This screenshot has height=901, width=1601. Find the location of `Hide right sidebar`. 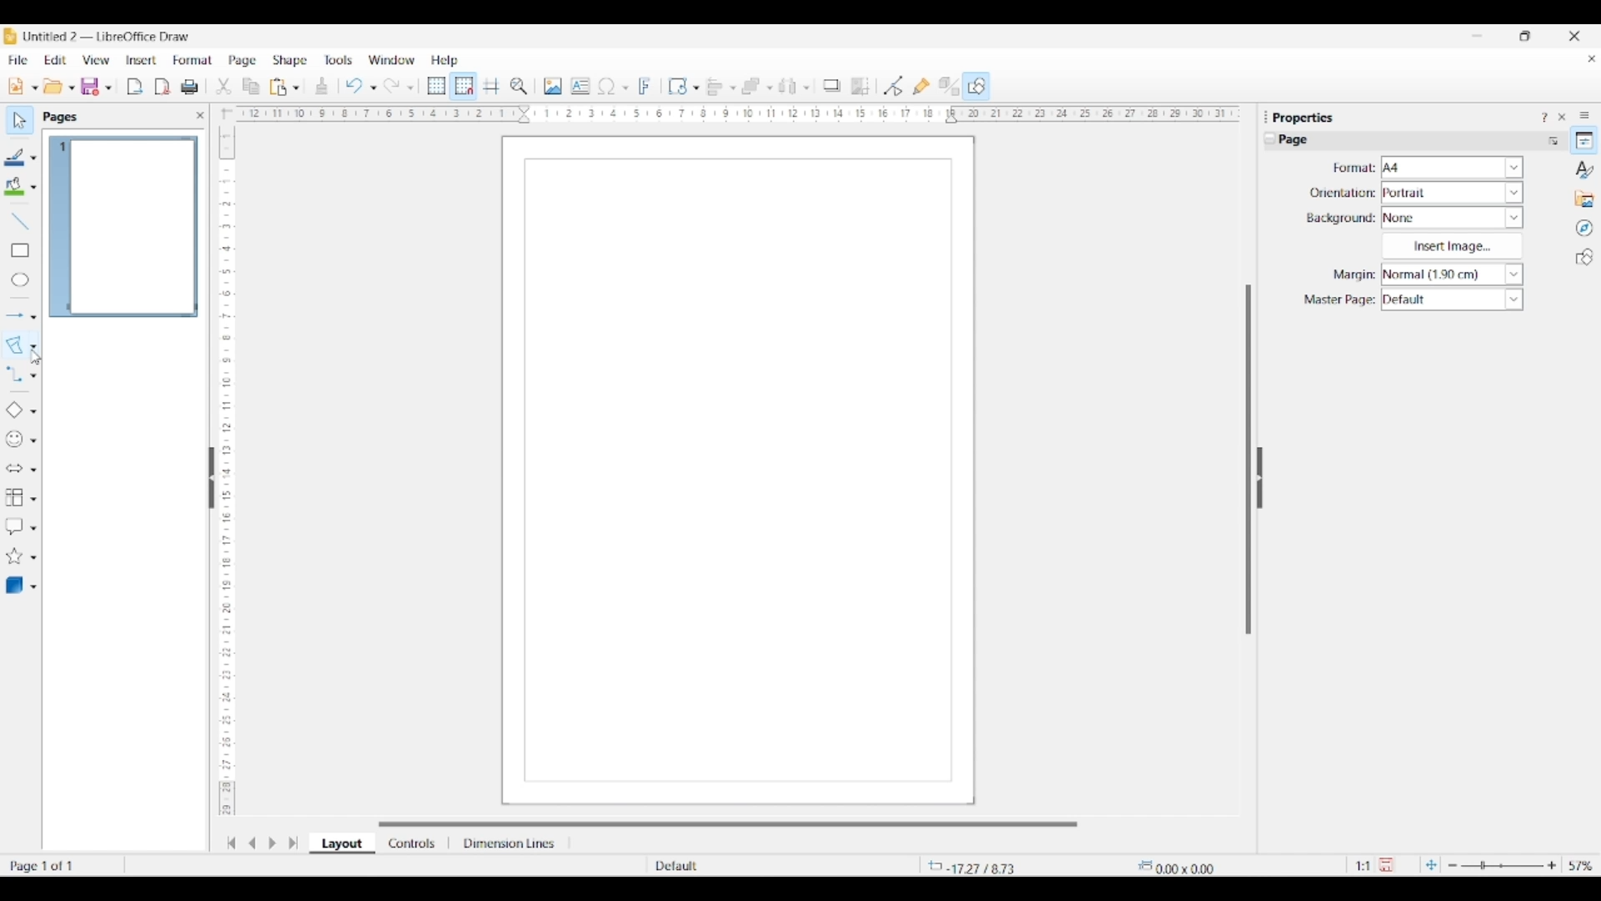

Hide right sidebar is located at coordinates (1259, 478).